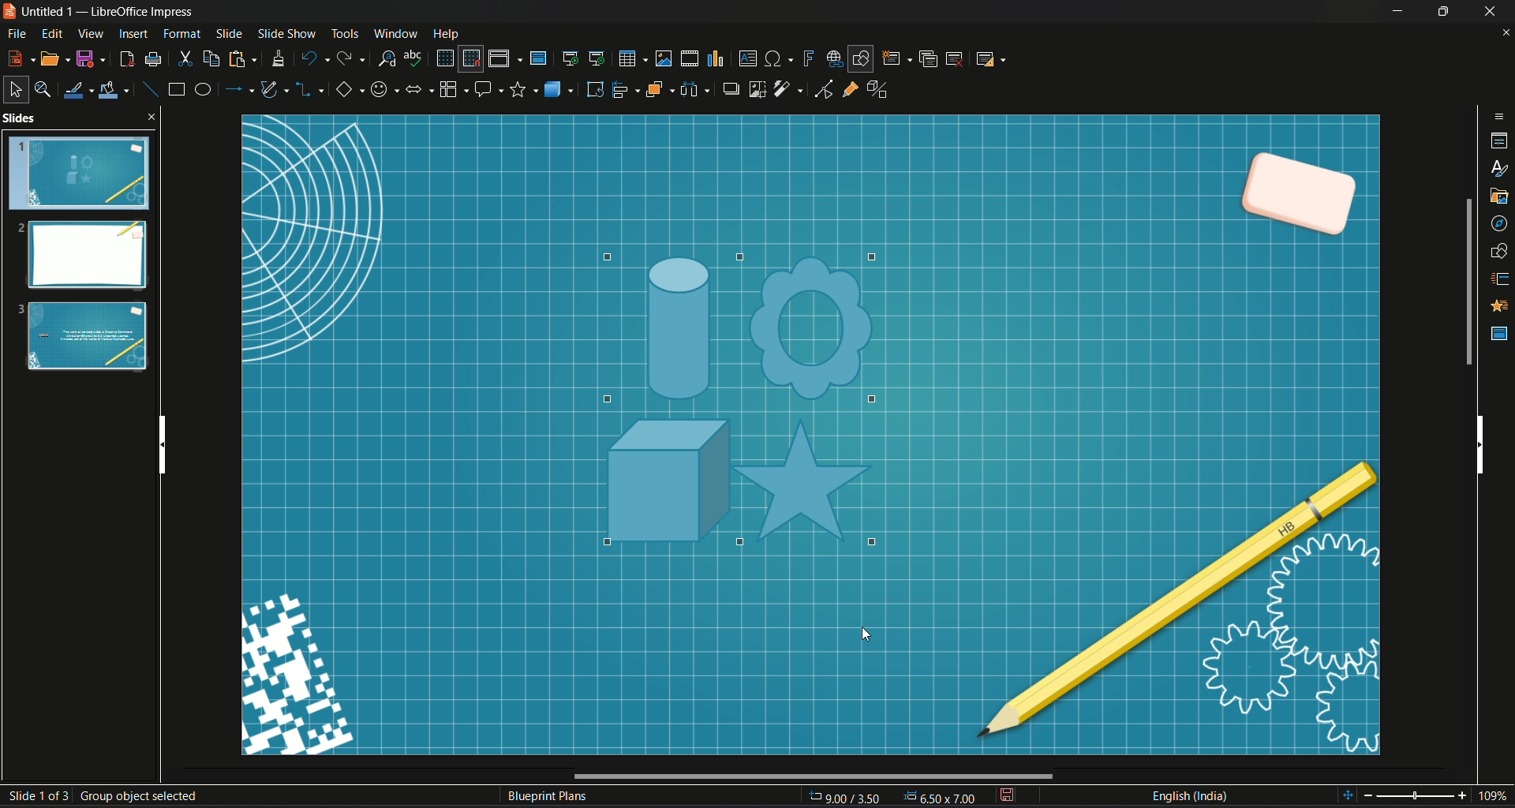 The width and height of the screenshot is (1515, 808). I want to click on display views, so click(505, 58).